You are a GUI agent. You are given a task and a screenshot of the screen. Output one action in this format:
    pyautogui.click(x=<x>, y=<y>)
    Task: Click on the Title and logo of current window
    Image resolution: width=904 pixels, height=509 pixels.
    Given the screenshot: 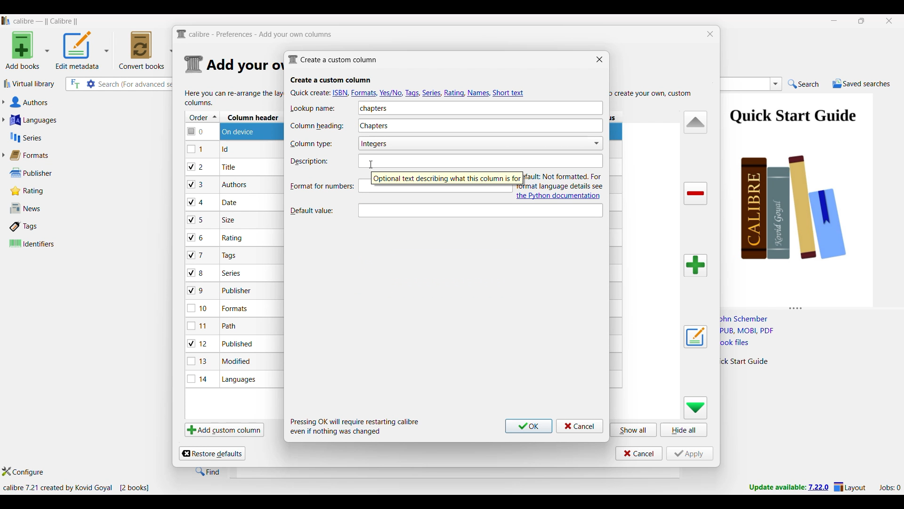 What is the action you would take?
    pyautogui.click(x=255, y=34)
    